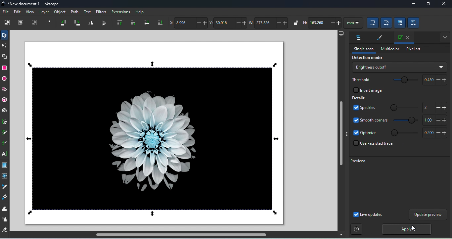 This screenshot has height=239, width=452. Describe the element at coordinates (5, 187) in the screenshot. I see `Dropper tool` at that location.